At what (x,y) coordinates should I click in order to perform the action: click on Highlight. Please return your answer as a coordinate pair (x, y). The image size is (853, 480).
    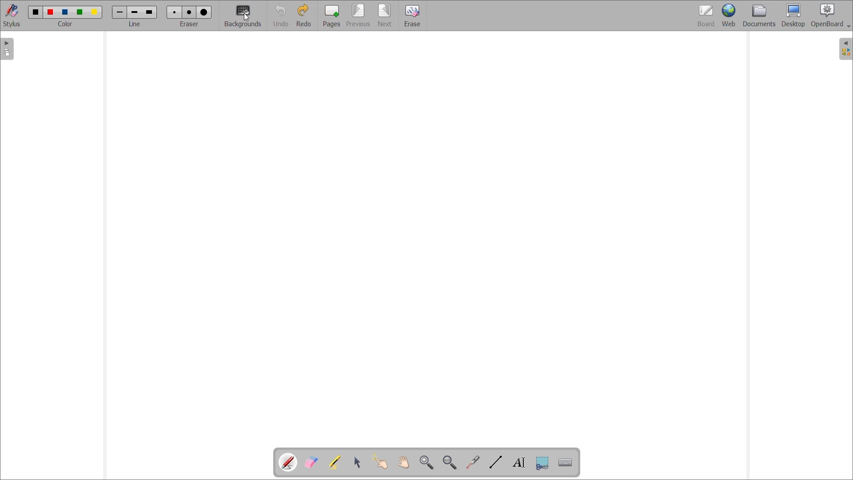
    Looking at the image, I should click on (334, 462).